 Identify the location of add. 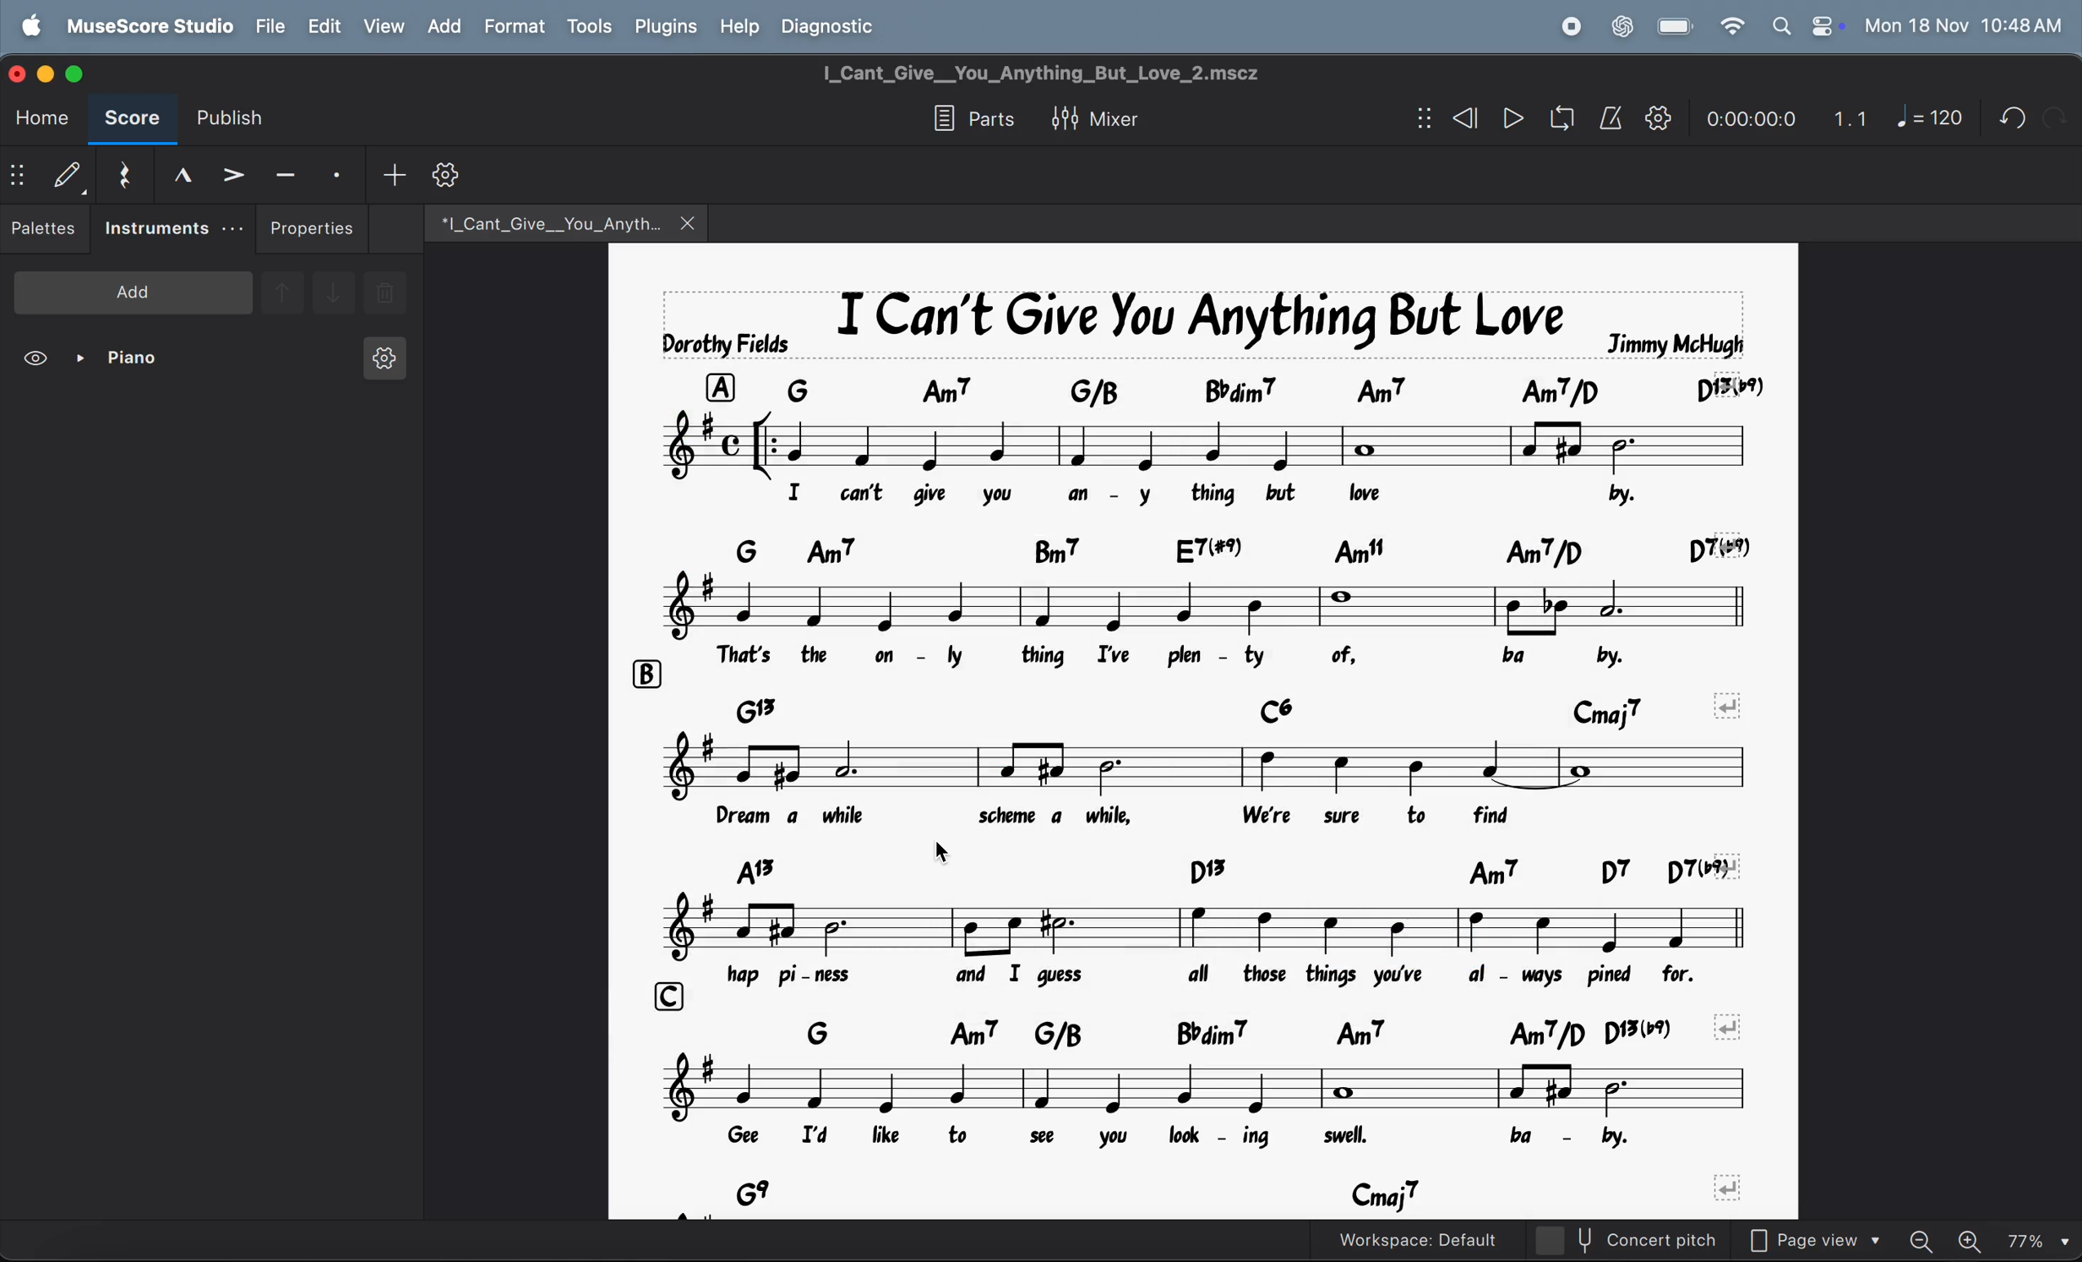
(134, 291).